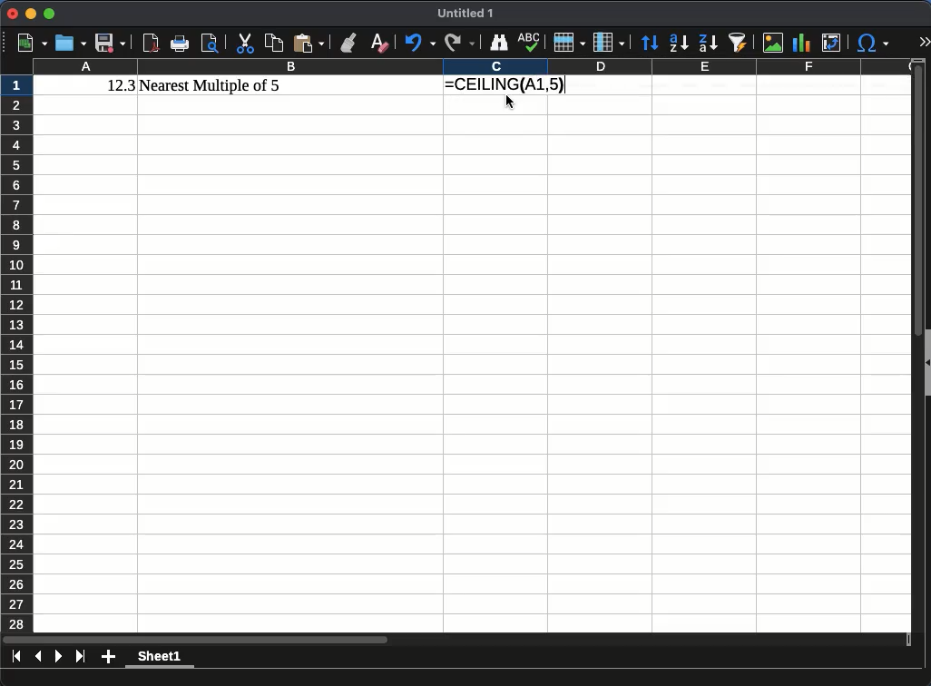  What do you see at coordinates (475, 68) in the screenshot?
I see `column ` at bounding box center [475, 68].